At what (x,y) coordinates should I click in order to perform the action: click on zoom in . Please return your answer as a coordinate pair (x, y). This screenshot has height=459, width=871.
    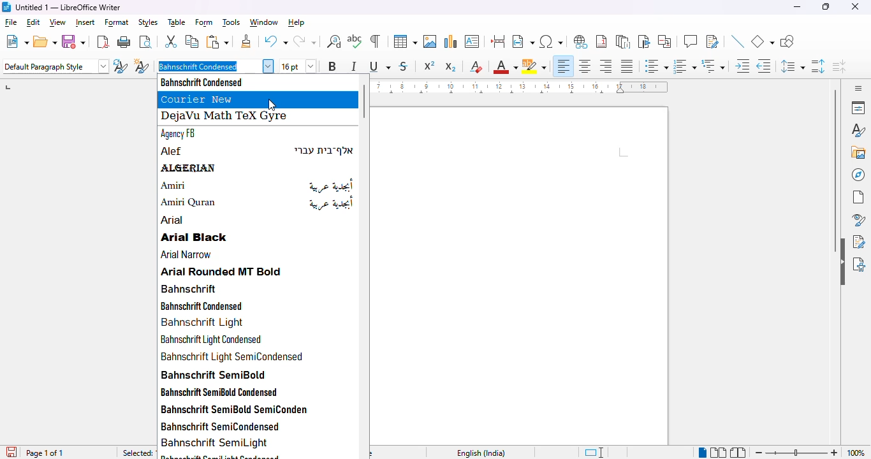
    Looking at the image, I should click on (834, 453).